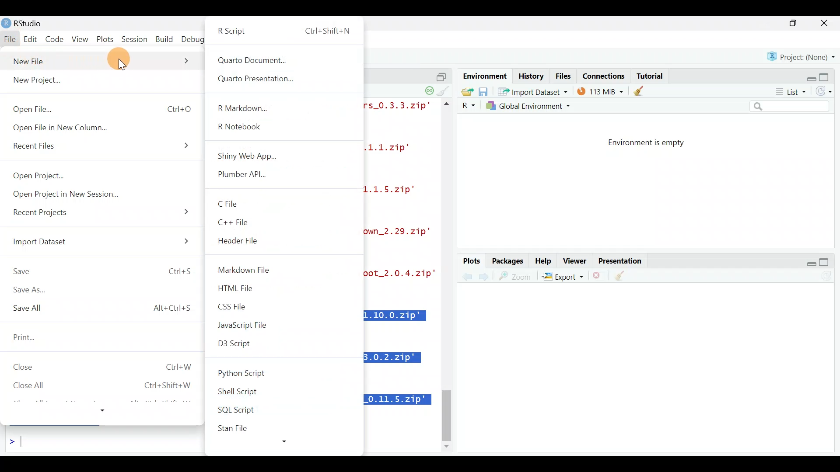 The width and height of the screenshot is (840, 472). Describe the element at coordinates (165, 39) in the screenshot. I see `Build` at that location.